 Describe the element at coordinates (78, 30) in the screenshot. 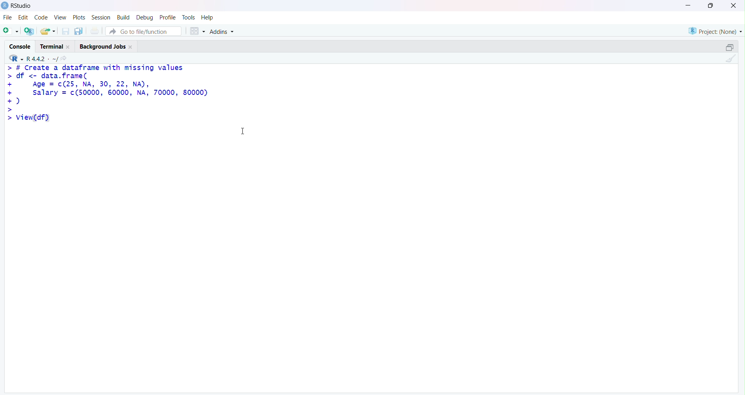

I see `Save all open documents (Ctrl + Alt + S)` at that location.